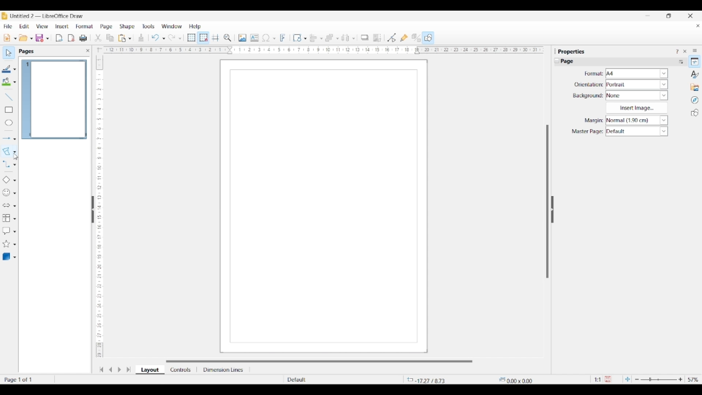 The height and width of the screenshot is (395, 702). What do you see at coordinates (695, 100) in the screenshot?
I see `Navigator` at bounding box center [695, 100].